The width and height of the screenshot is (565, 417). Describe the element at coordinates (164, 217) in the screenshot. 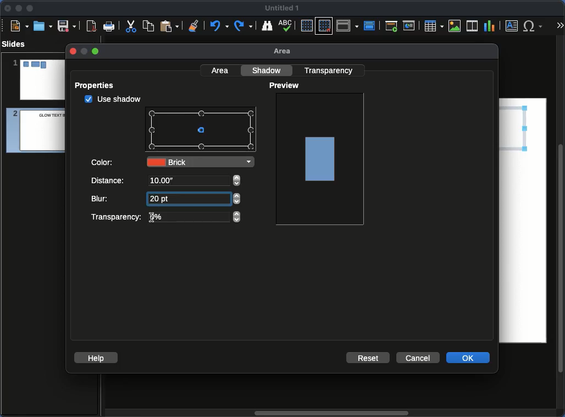

I see `Transparency` at that location.